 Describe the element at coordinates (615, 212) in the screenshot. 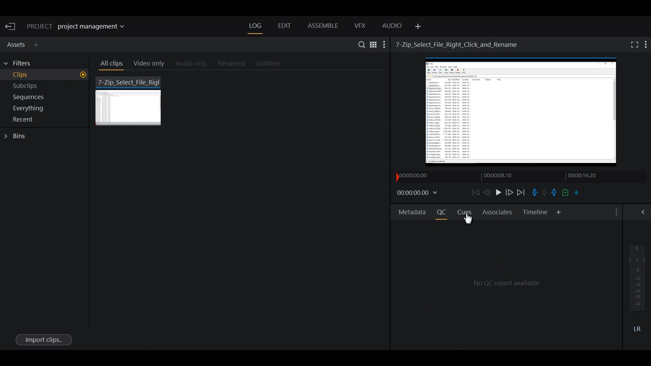

I see `Show settings menu` at that location.